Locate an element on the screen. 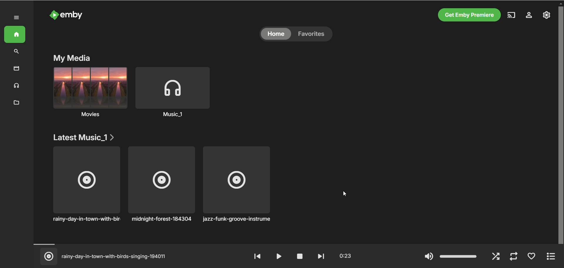  favorite is located at coordinates (532, 256).